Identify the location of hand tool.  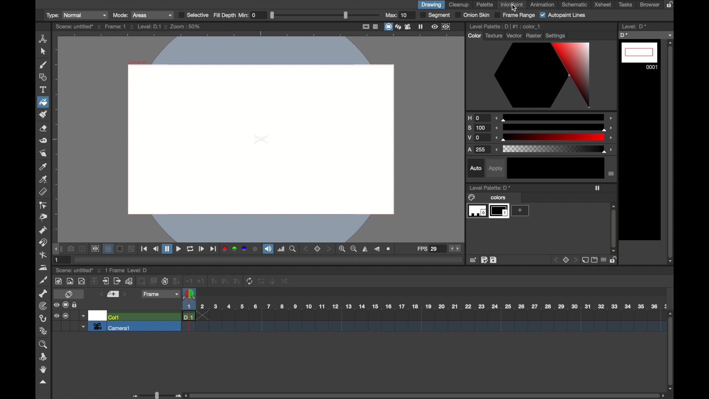
(44, 369).